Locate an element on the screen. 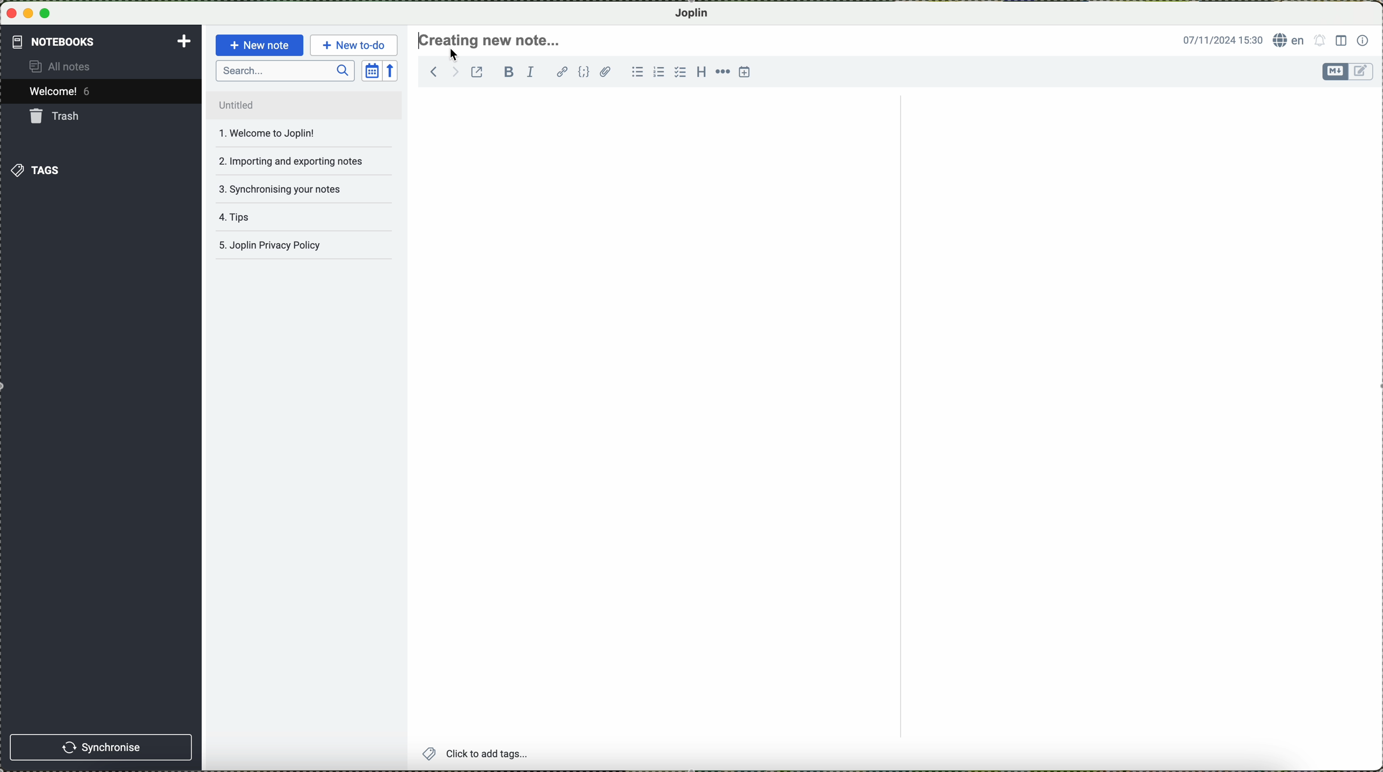  welcome to joplin is located at coordinates (287, 134).